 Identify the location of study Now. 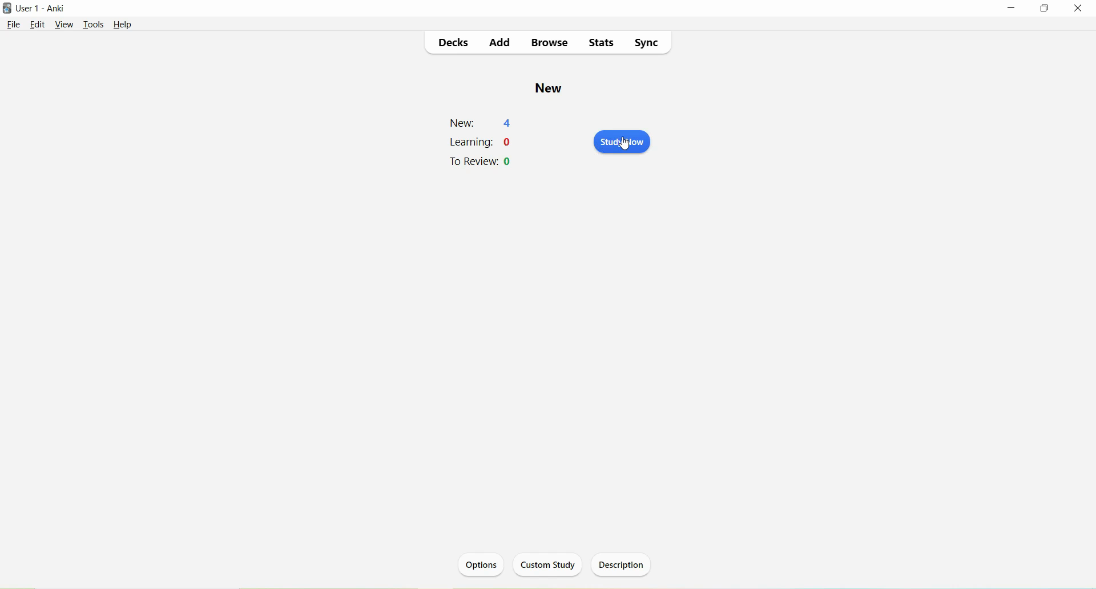
(622, 142).